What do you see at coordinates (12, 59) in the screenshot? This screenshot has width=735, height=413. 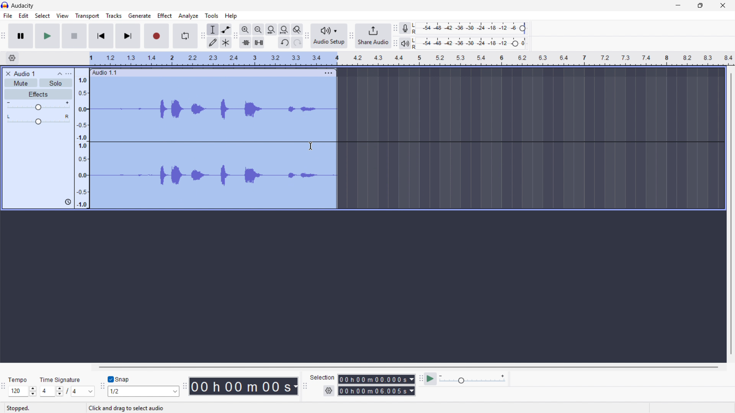 I see `Timeline settings ` at bounding box center [12, 59].